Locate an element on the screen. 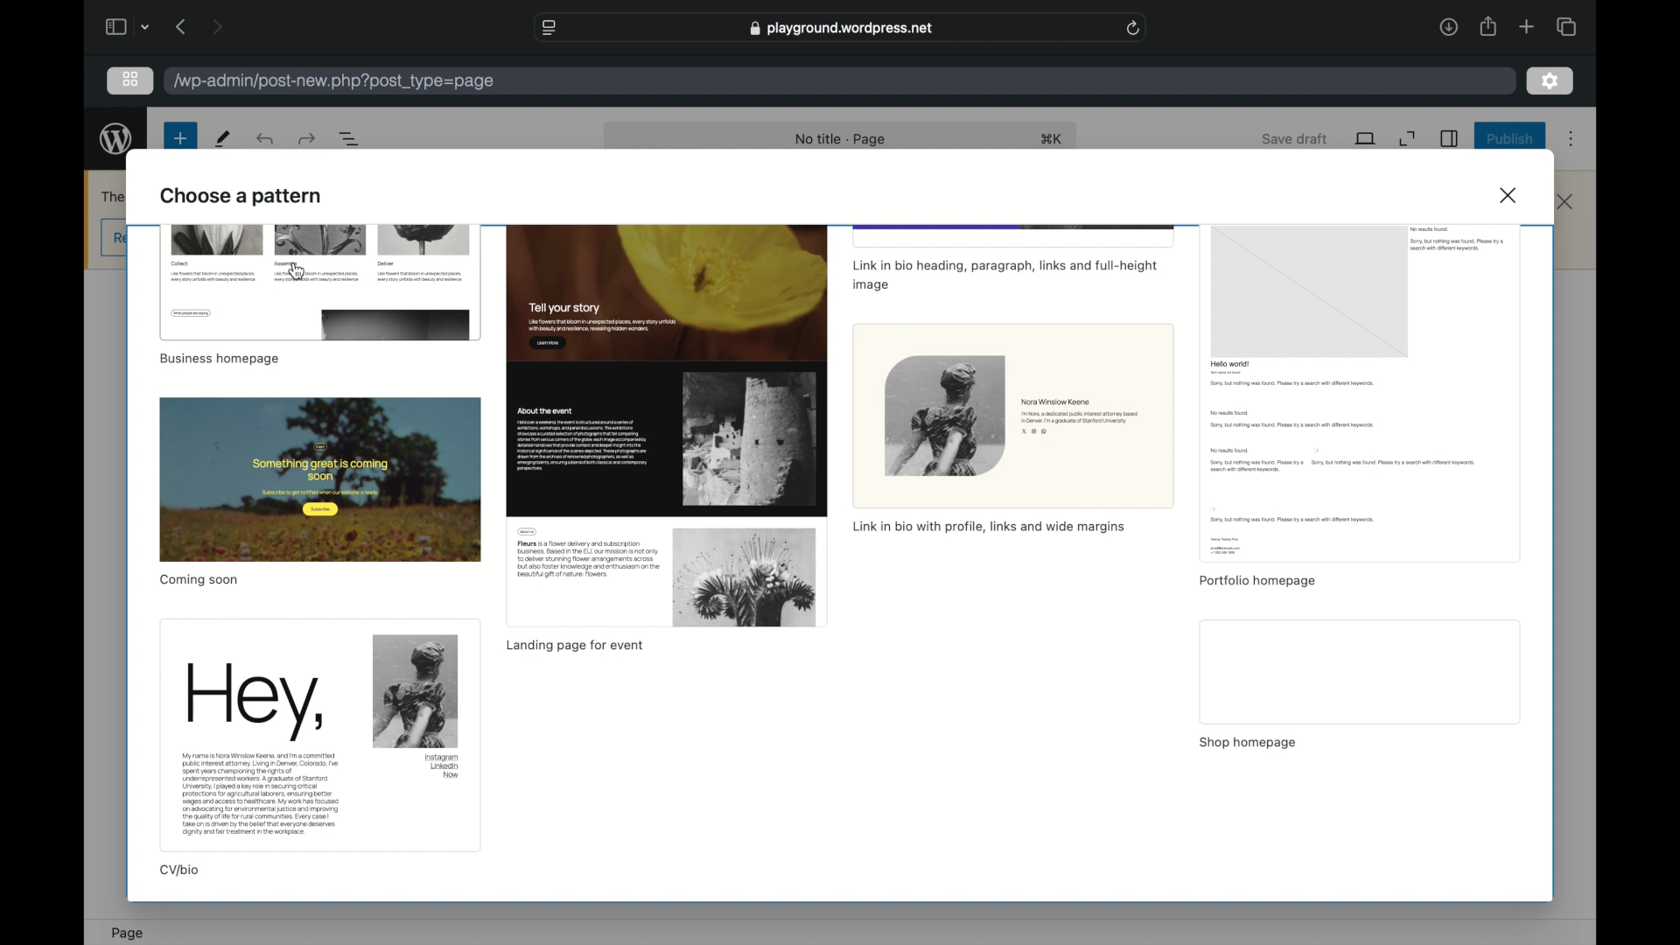 This screenshot has height=945, width=1680. share is located at coordinates (1489, 27).